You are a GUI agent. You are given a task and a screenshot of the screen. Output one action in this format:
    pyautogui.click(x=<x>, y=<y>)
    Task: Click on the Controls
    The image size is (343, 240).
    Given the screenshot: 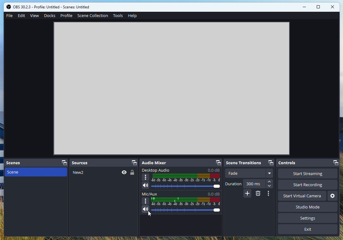 What is the action you would take?
    pyautogui.click(x=308, y=163)
    